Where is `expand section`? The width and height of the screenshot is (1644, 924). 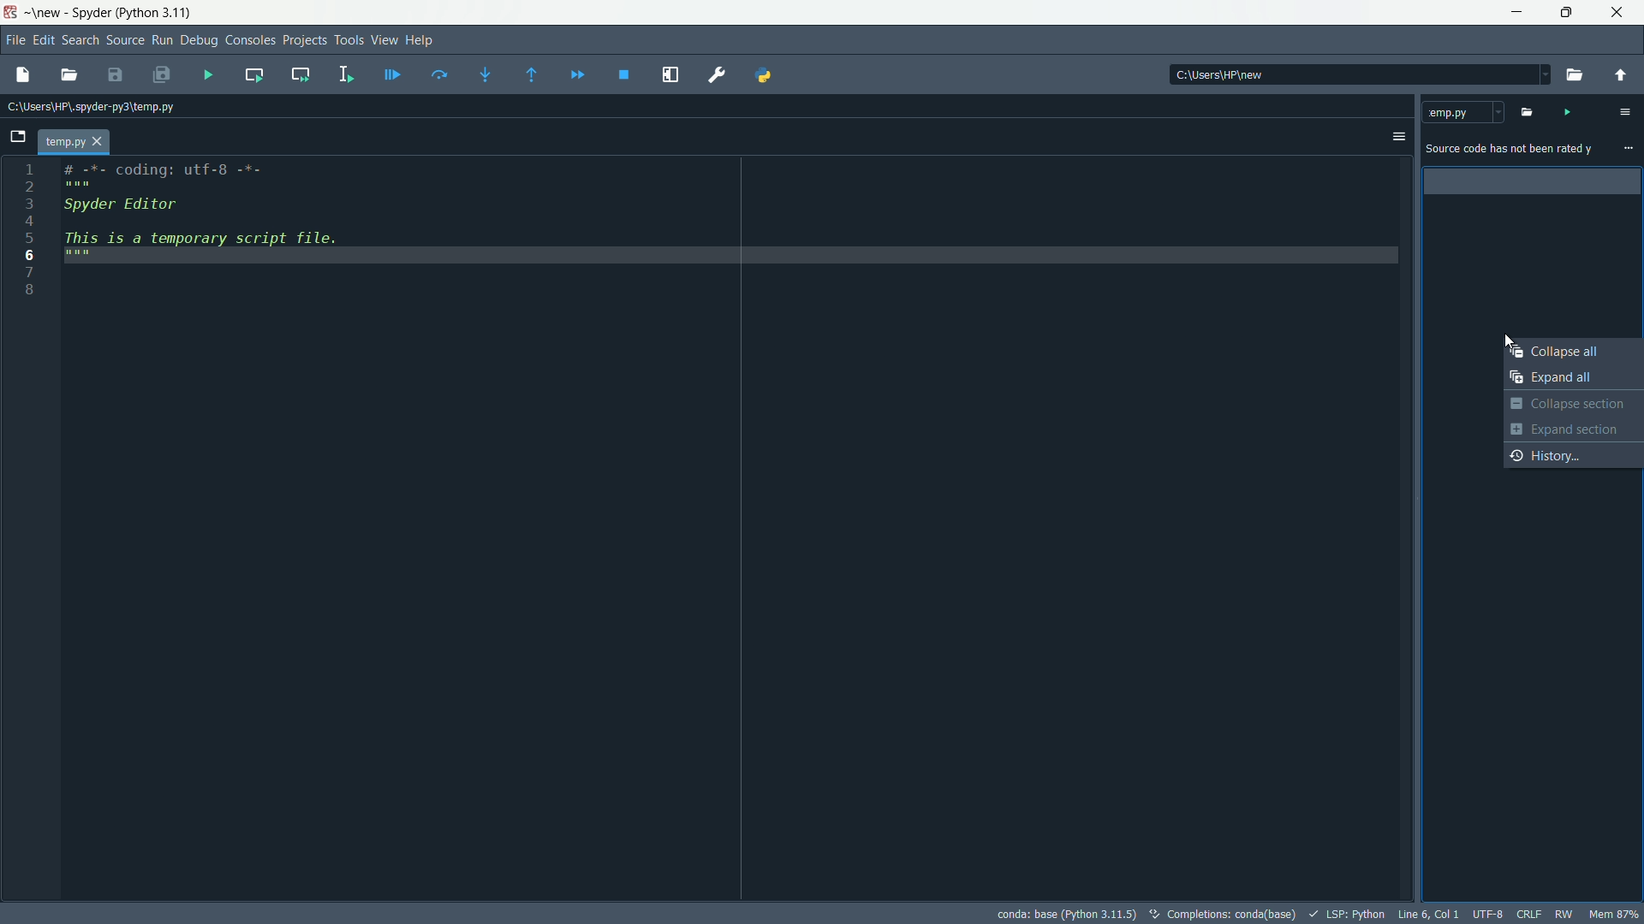
expand section is located at coordinates (1573, 429).